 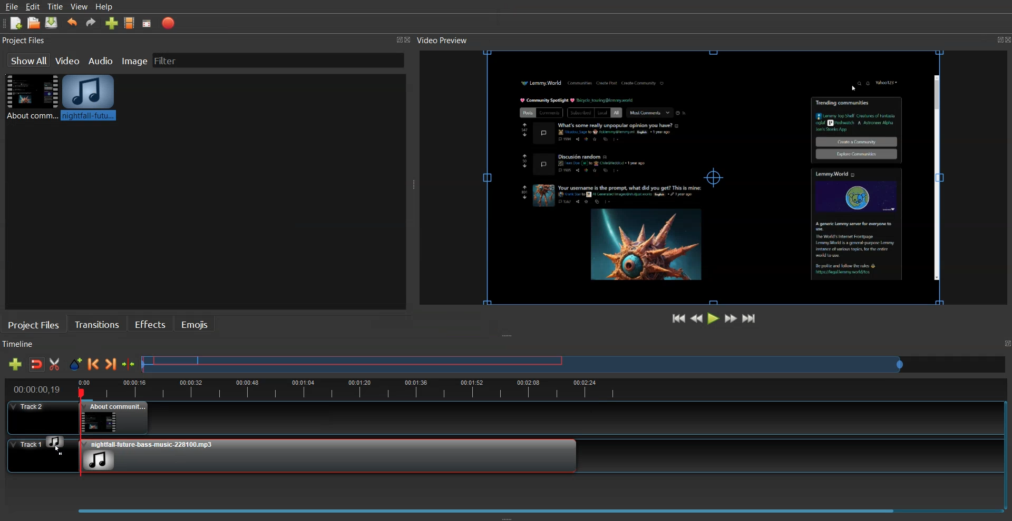 I want to click on Slider, so click(x=575, y=364).